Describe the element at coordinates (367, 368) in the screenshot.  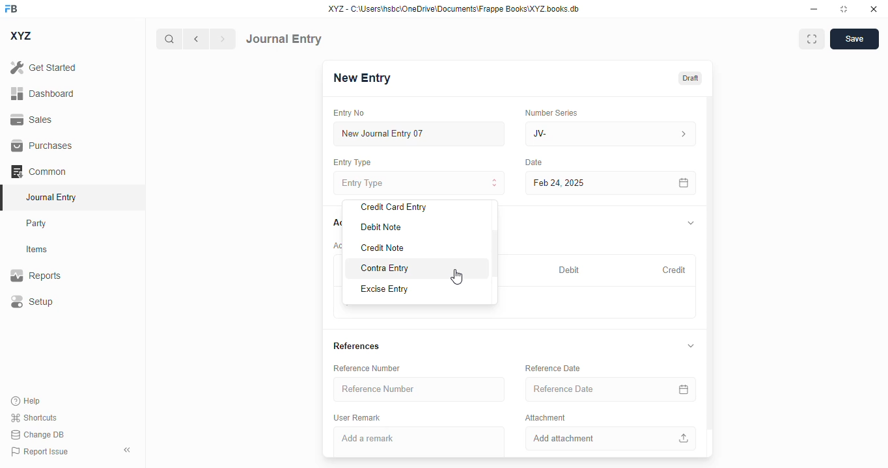
I see `reference number` at that location.